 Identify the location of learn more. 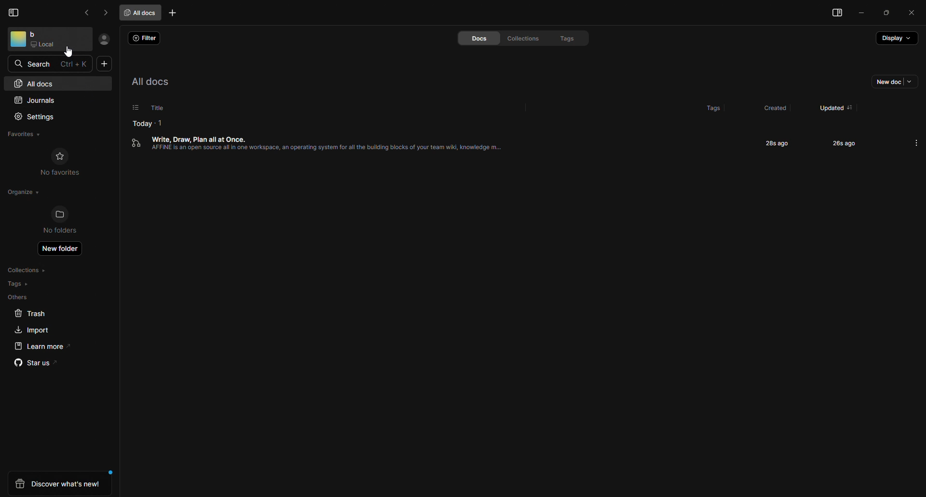
(39, 346).